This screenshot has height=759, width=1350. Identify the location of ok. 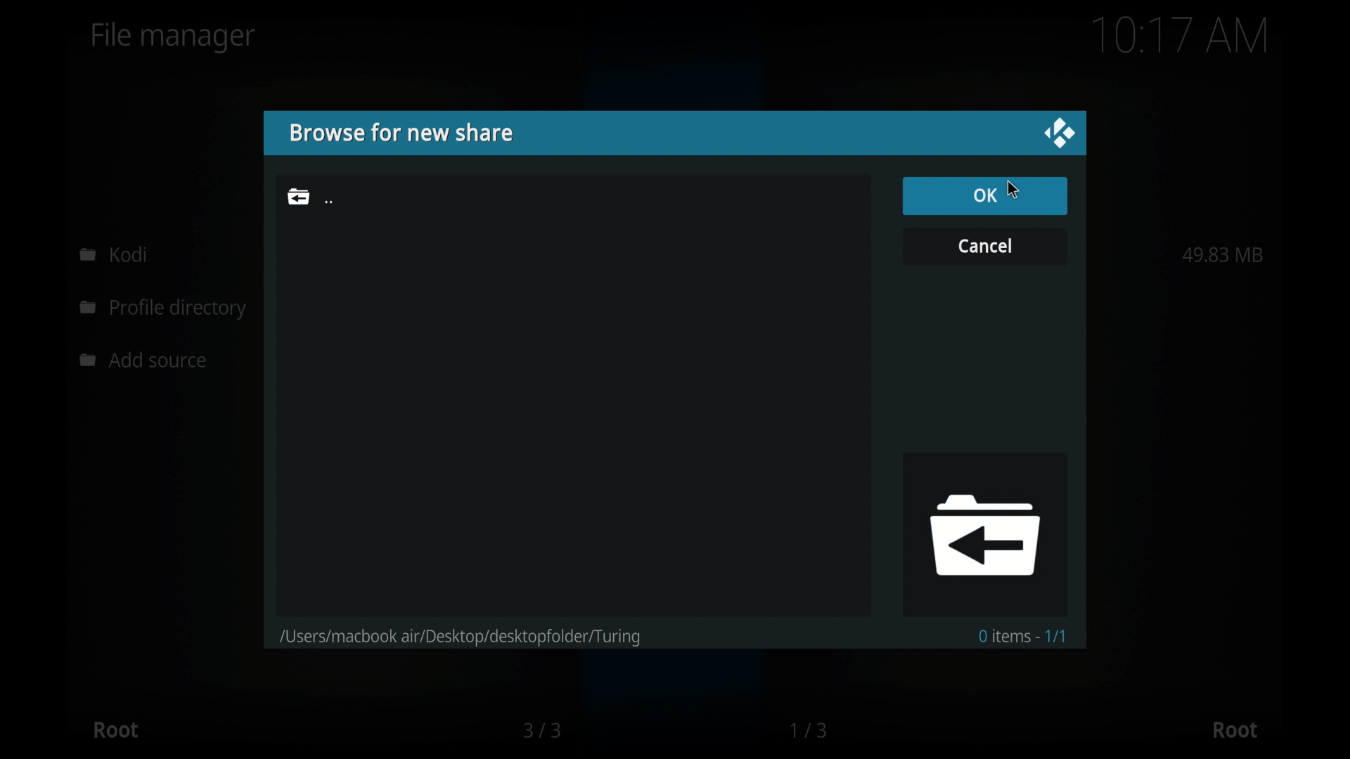
(984, 195).